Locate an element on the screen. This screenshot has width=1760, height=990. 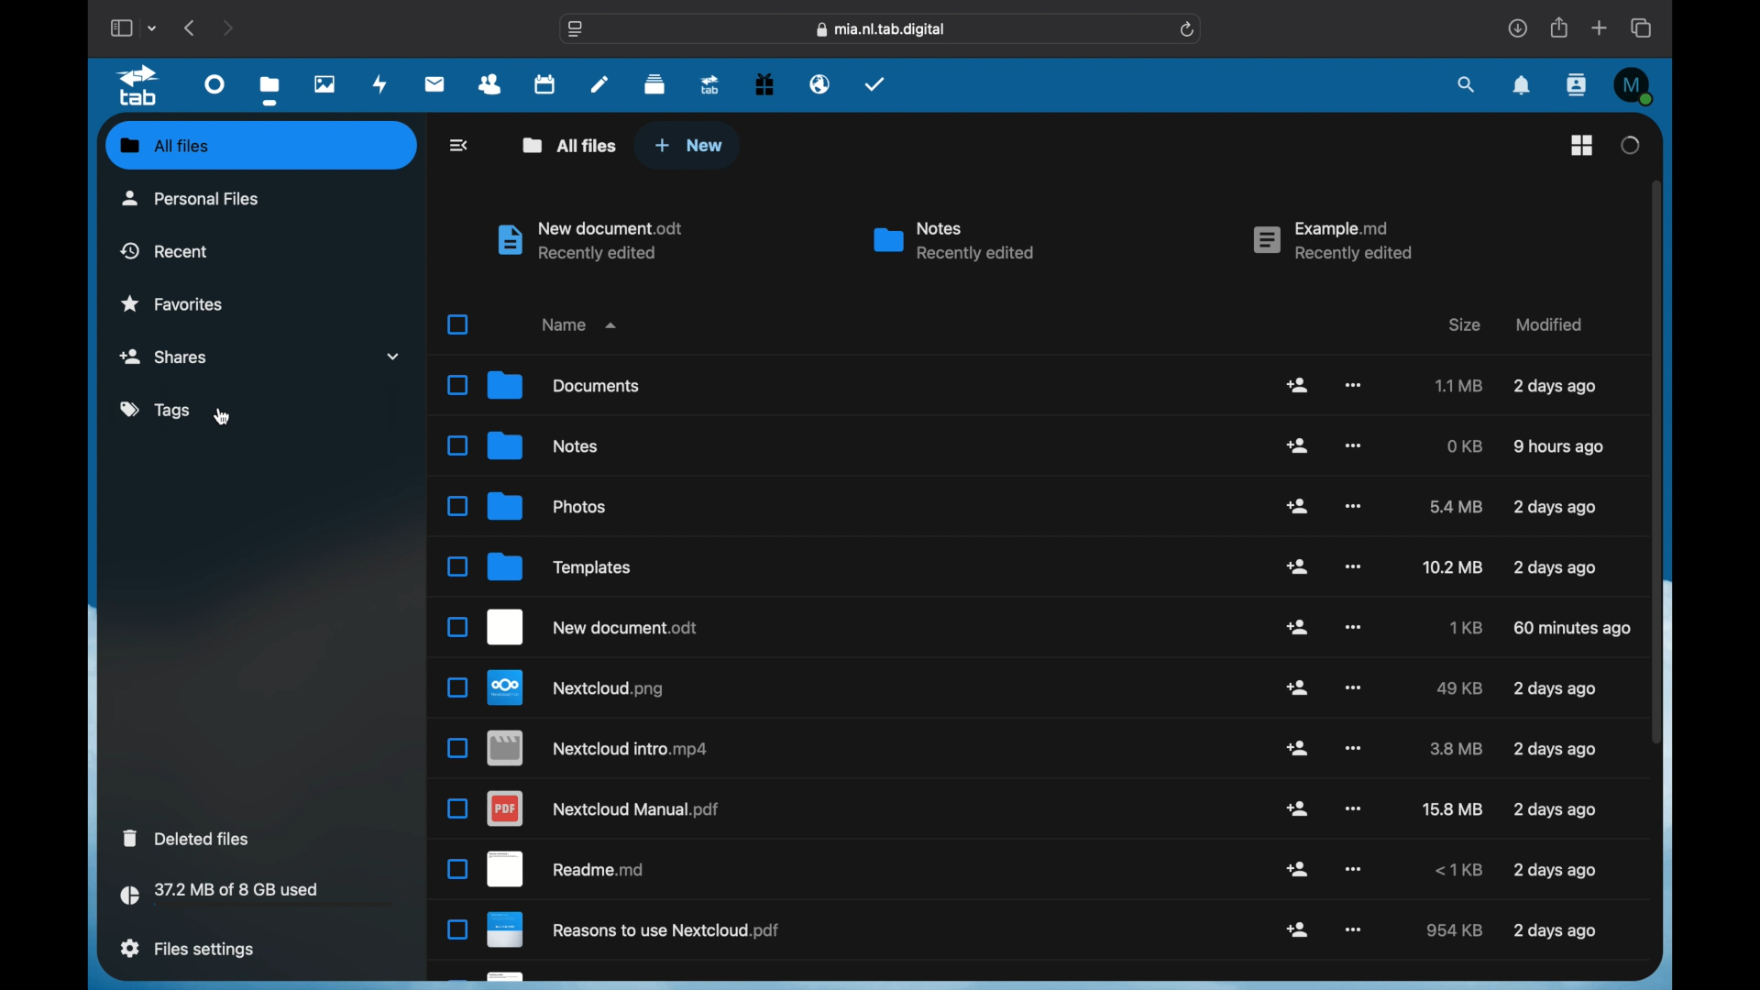
modified is located at coordinates (1553, 569).